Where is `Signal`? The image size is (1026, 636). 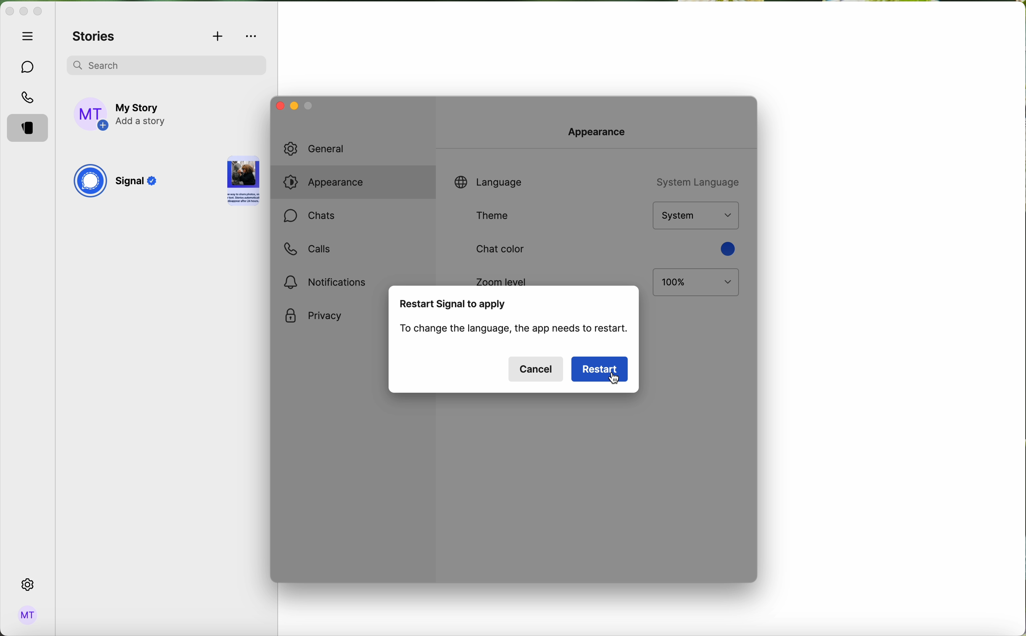 Signal is located at coordinates (138, 183).